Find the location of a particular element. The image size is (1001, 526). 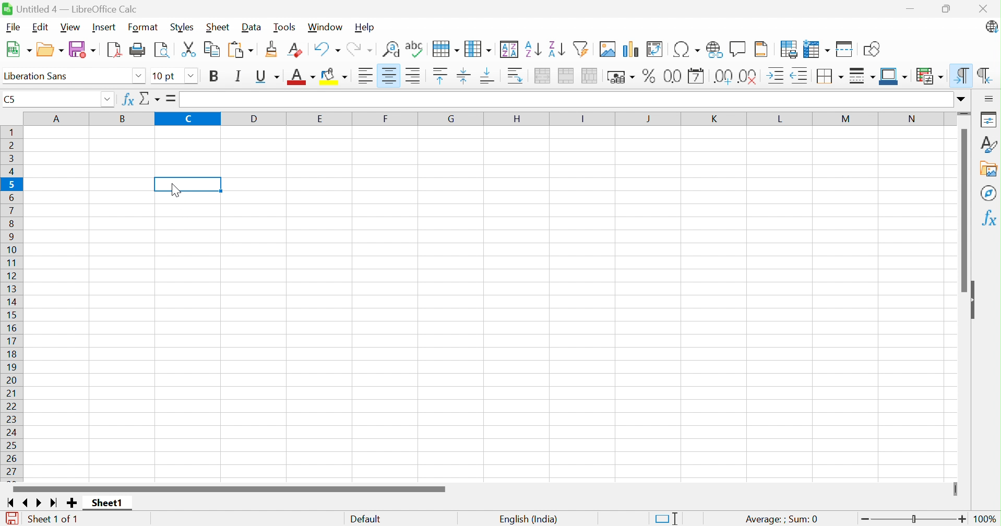

Merge Cells is located at coordinates (568, 76).